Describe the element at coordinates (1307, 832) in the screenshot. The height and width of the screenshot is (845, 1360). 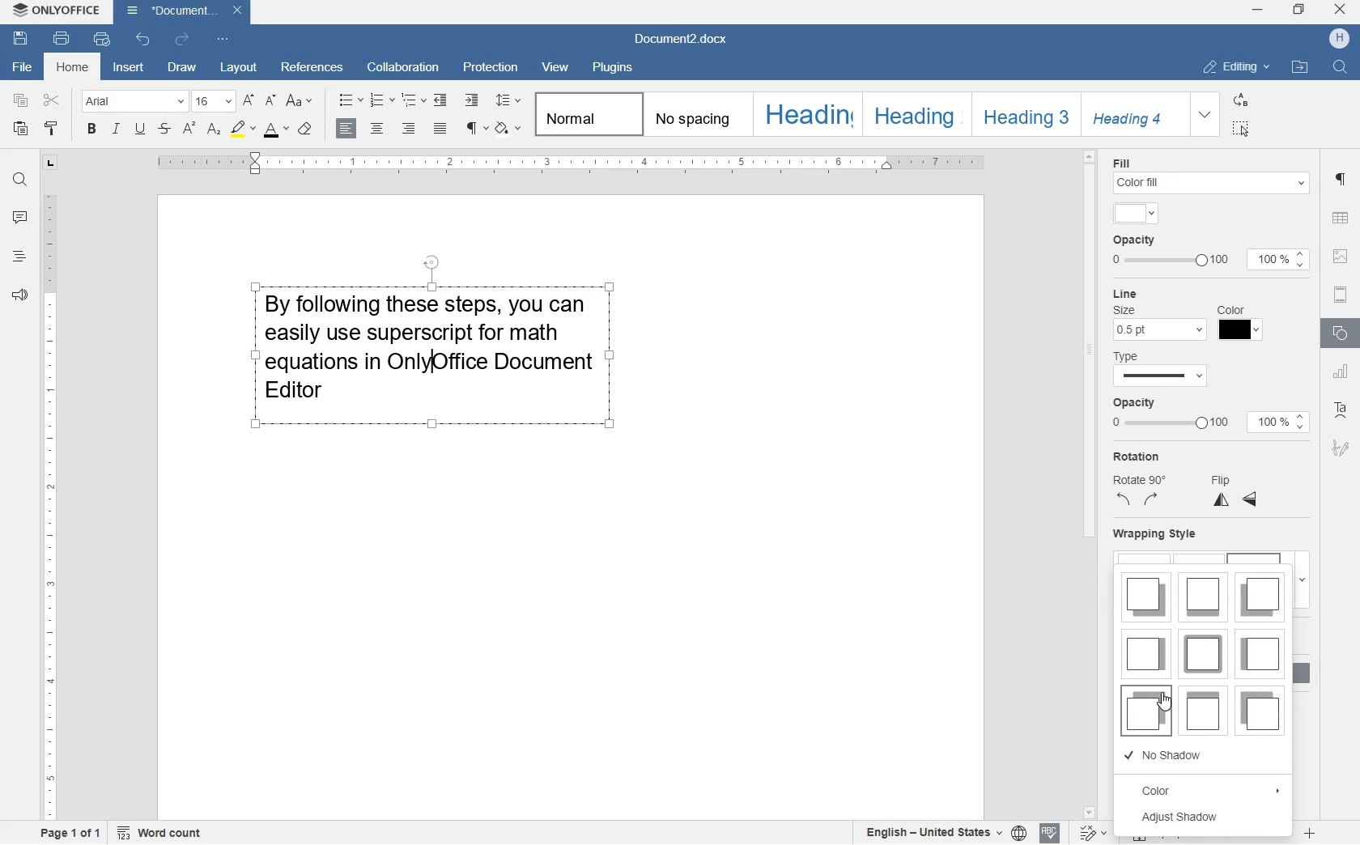
I see `zoom in or zoom out` at that location.